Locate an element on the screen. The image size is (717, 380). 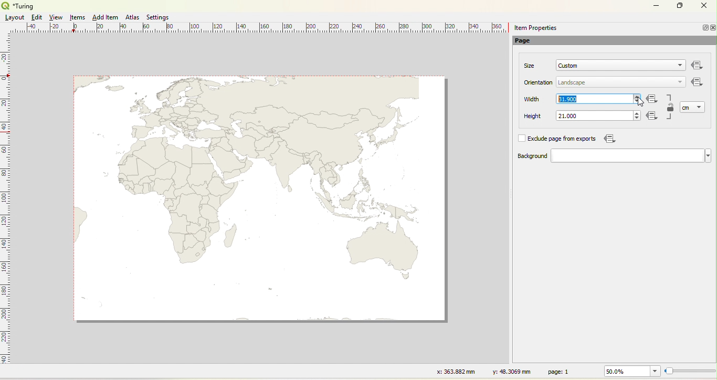
x: 363.882 mm is located at coordinates (455, 371).